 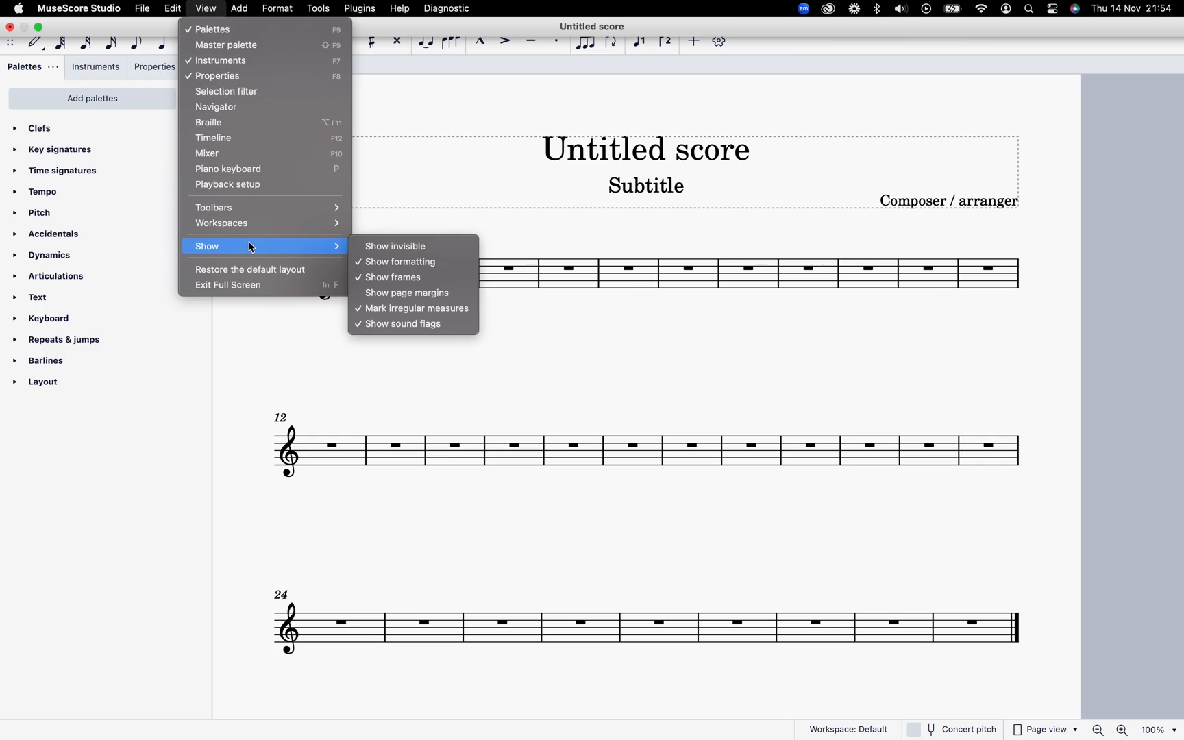 What do you see at coordinates (414, 247) in the screenshot?
I see `show invisible` at bounding box center [414, 247].